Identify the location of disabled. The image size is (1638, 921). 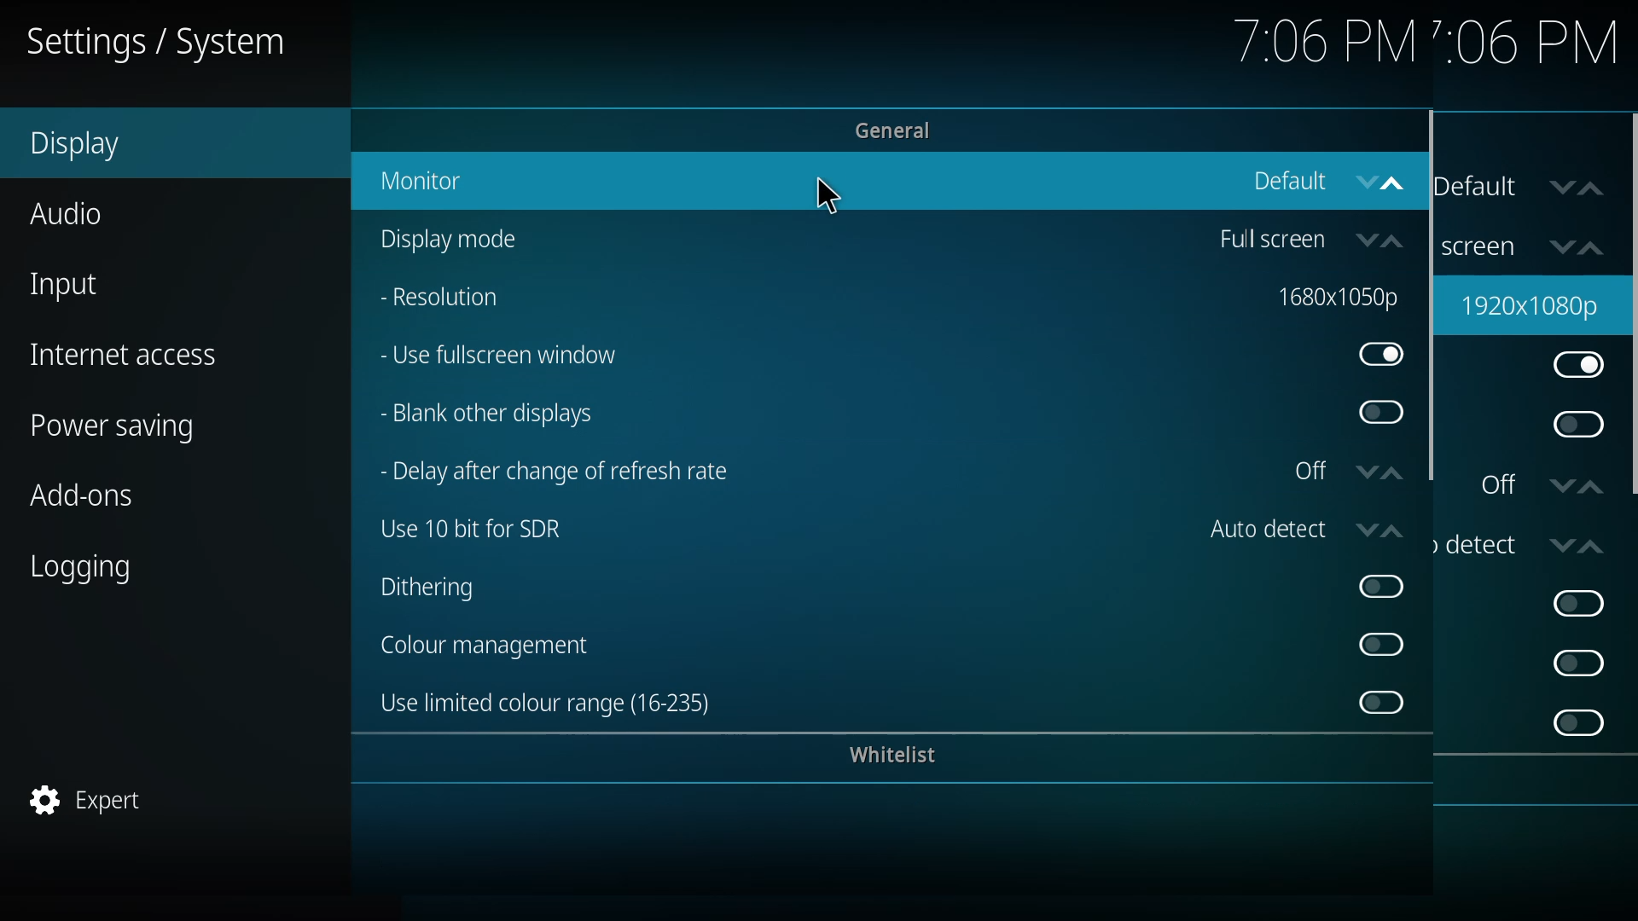
(1375, 589).